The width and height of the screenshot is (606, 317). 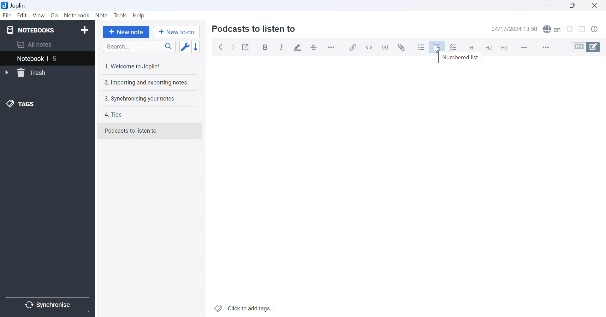 What do you see at coordinates (185, 47) in the screenshot?
I see `Toggle sort order field` at bounding box center [185, 47].